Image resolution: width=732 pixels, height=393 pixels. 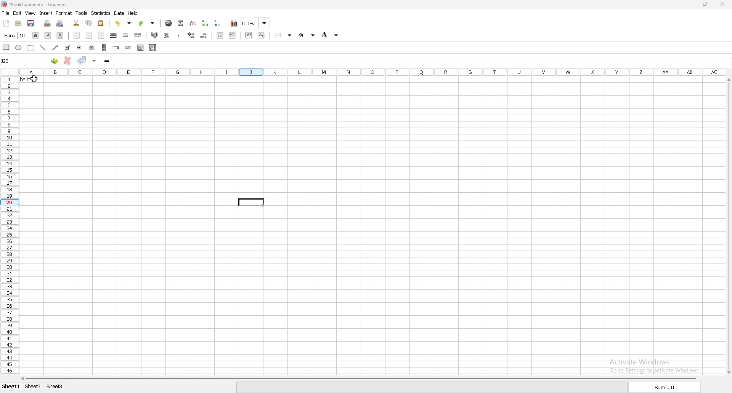 What do you see at coordinates (167, 35) in the screenshot?
I see `percentage` at bounding box center [167, 35].